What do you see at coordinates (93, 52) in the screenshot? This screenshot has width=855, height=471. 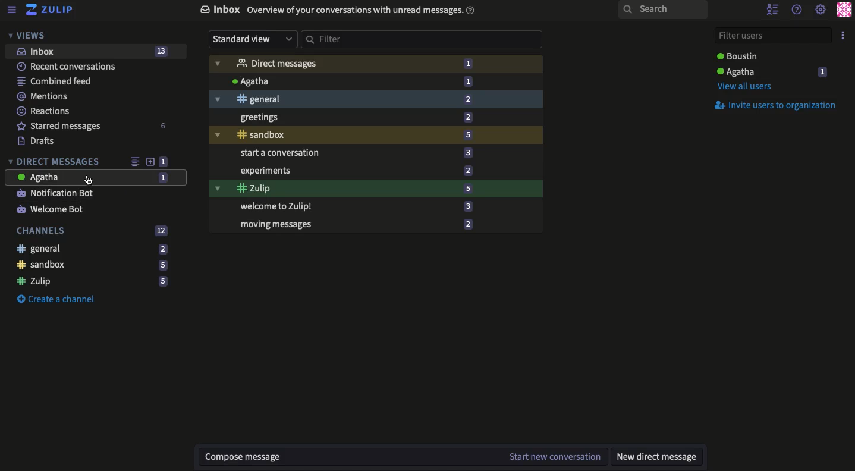 I see `Inbox` at bounding box center [93, 52].